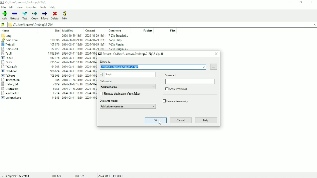 This screenshot has height=178, width=317. I want to click on TON 2024-08-121&30 2026-70-291211 T-Zip History, so click(71, 84).